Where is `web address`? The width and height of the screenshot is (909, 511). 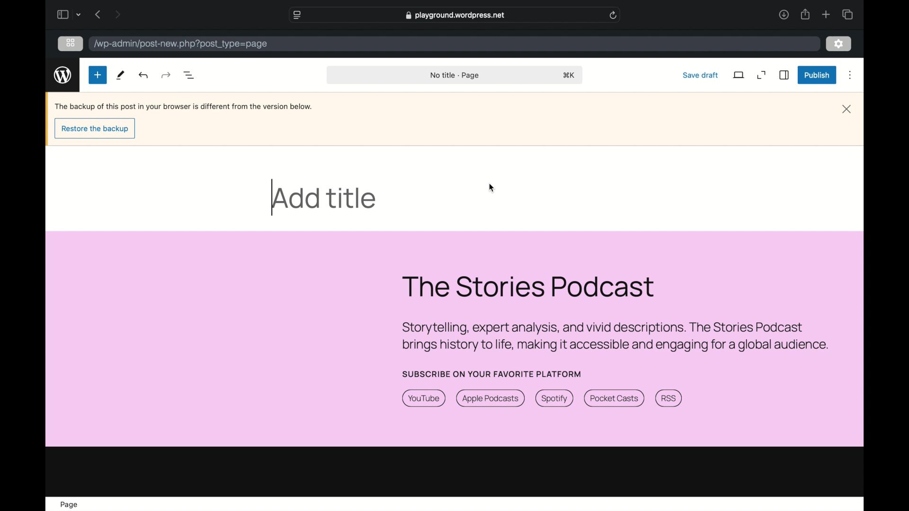 web address is located at coordinates (455, 15).